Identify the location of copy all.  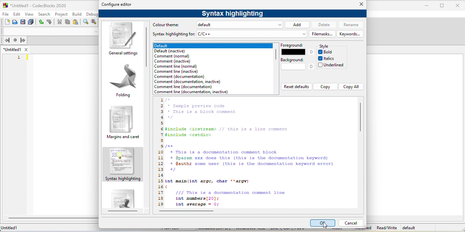
(351, 87).